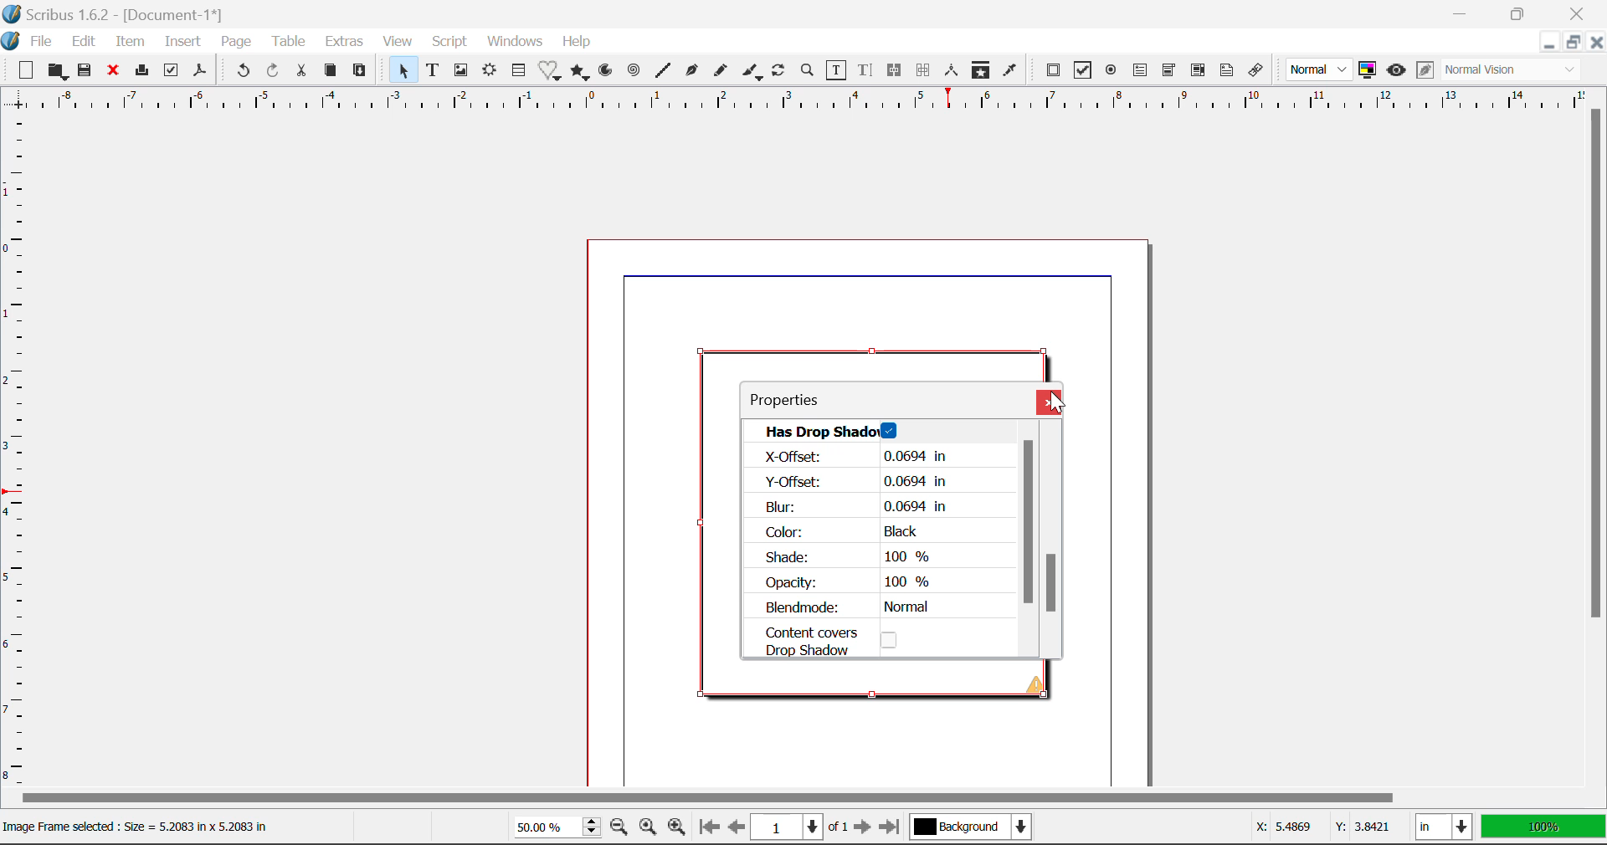 This screenshot has height=845, width=1607. What do you see at coordinates (794, 104) in the screenshot?
I see `Vertical Page Margins` at bounding box center [794, 104].